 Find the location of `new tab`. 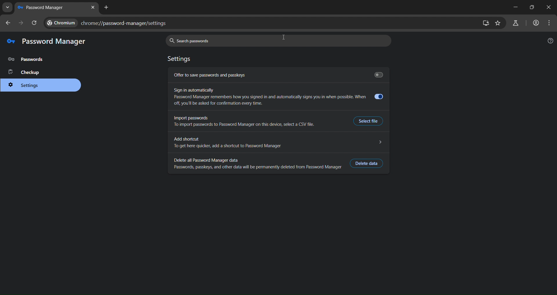

new tab is located at coordinates (106, 9).